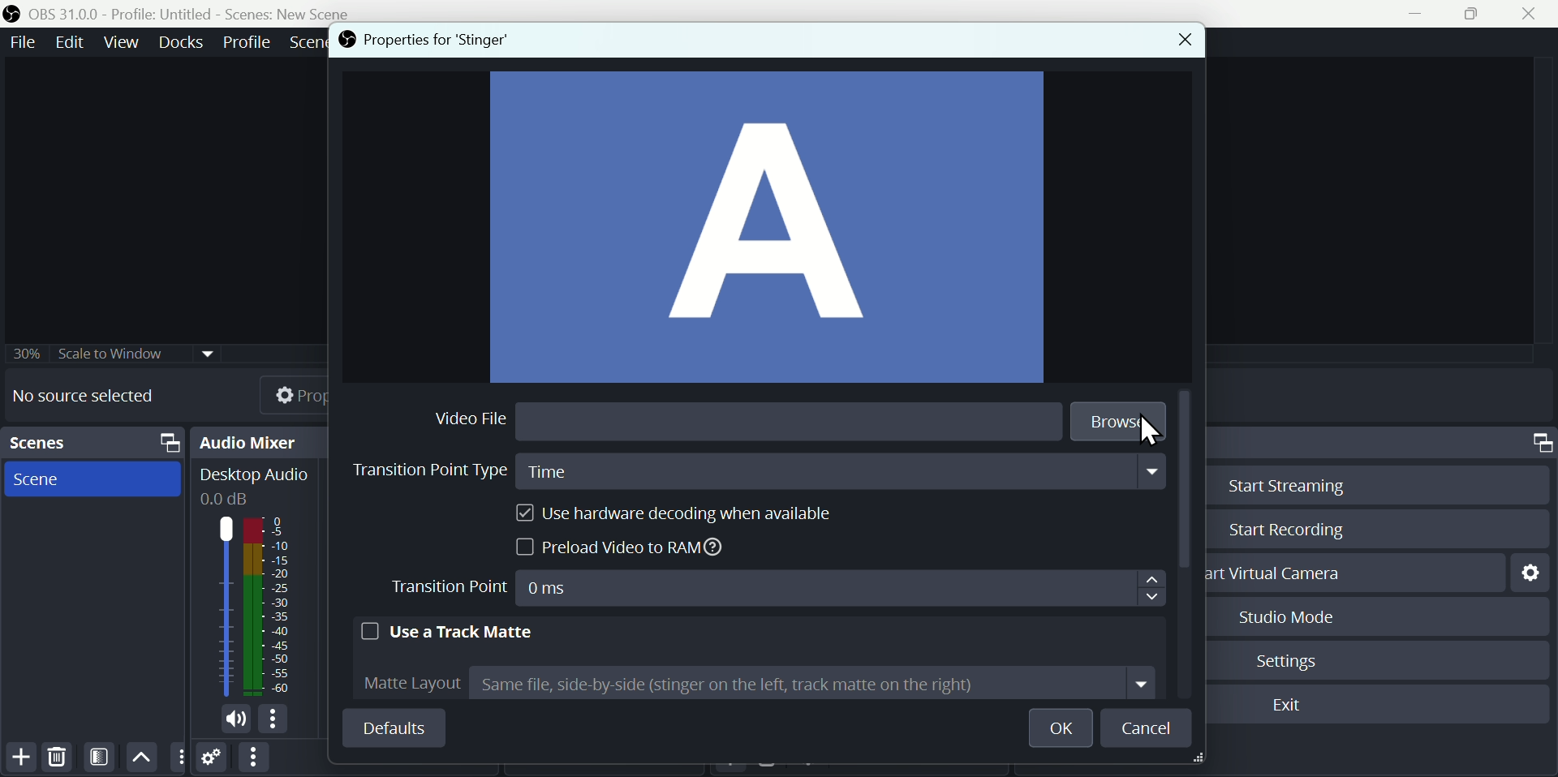 The height and width of the screenshot is (777, 1558). I want to click on , so click(248, 40).